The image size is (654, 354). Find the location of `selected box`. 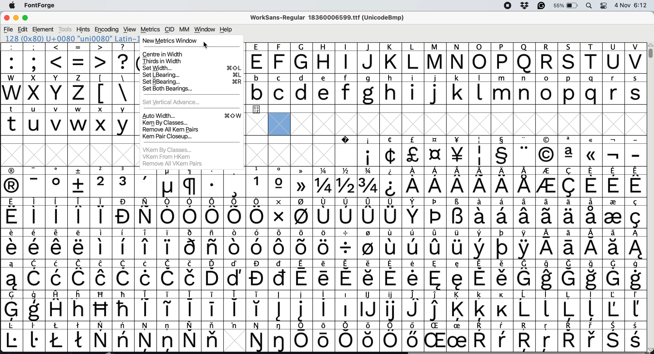

selected box is located at coordinates (280, 123).